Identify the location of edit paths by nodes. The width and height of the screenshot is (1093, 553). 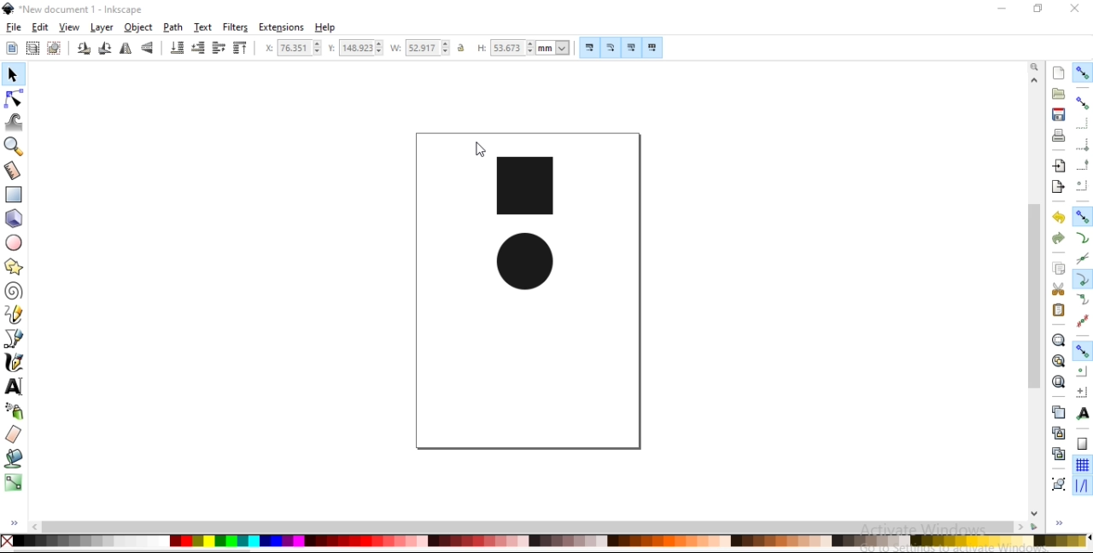
(16, 99).